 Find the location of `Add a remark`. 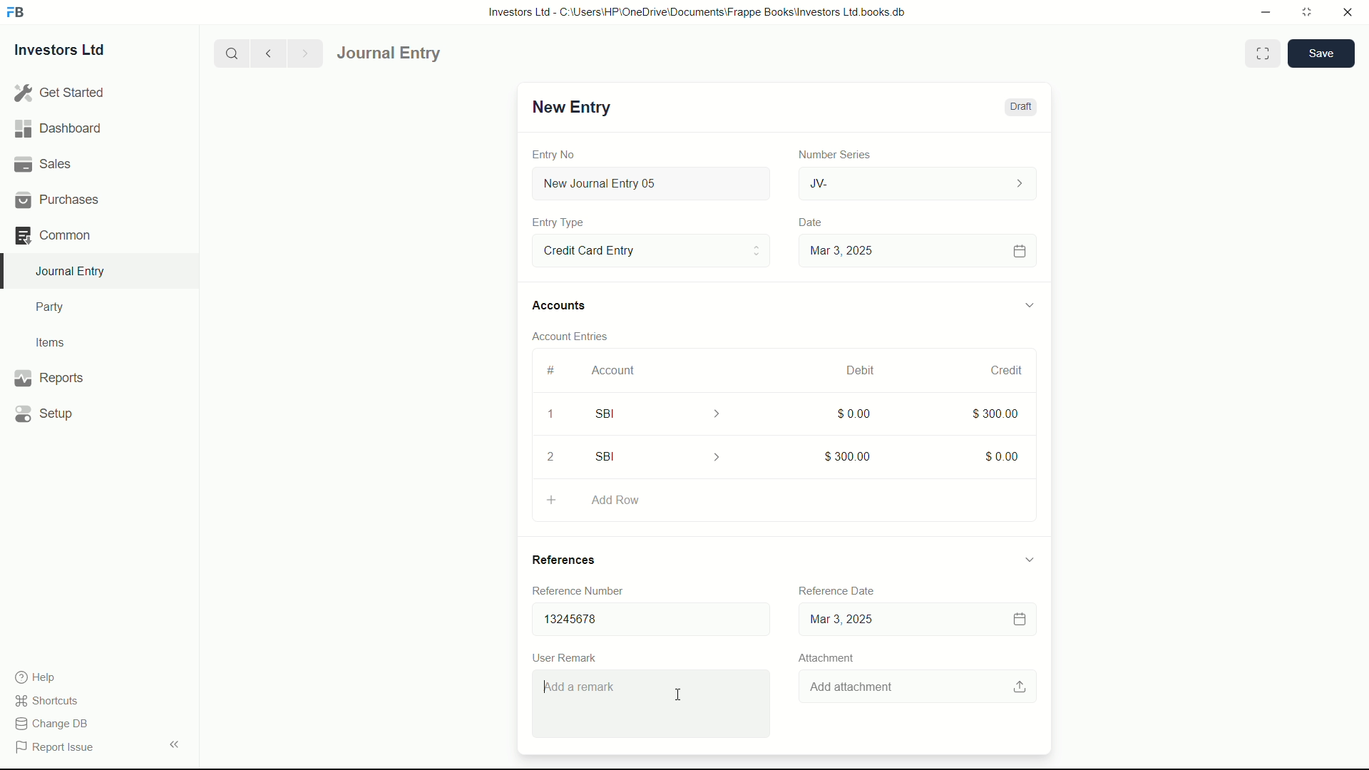

Add a remark is located at coordinates (654, 707).